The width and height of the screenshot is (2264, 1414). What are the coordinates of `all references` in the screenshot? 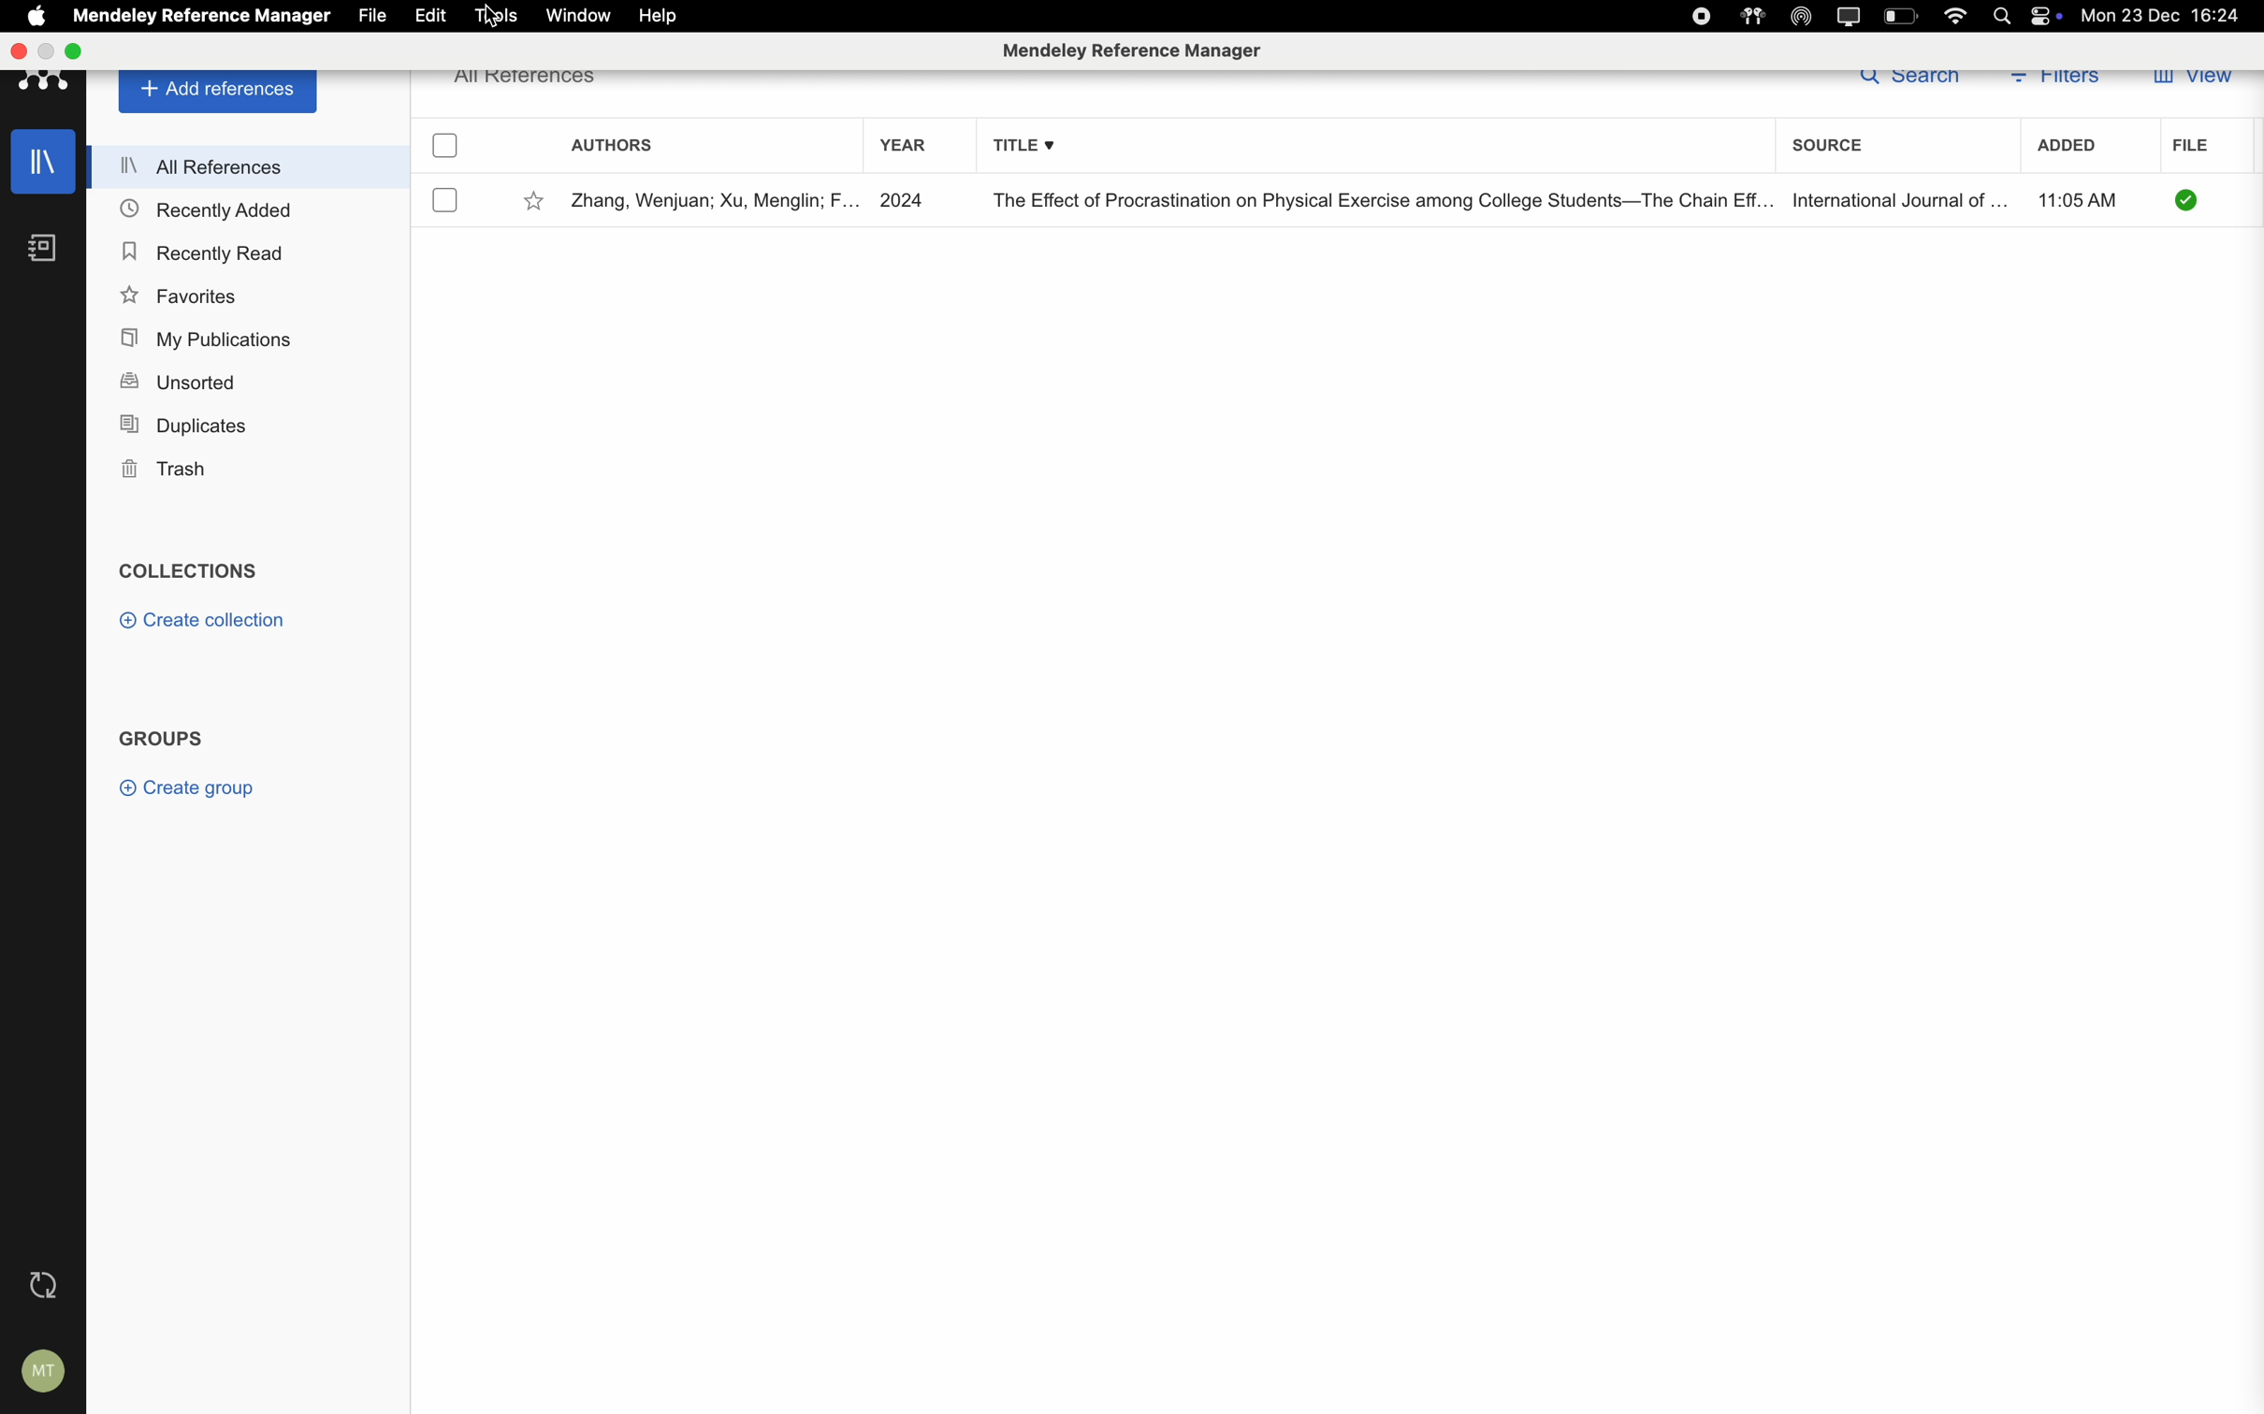 It's located at (530, 79).